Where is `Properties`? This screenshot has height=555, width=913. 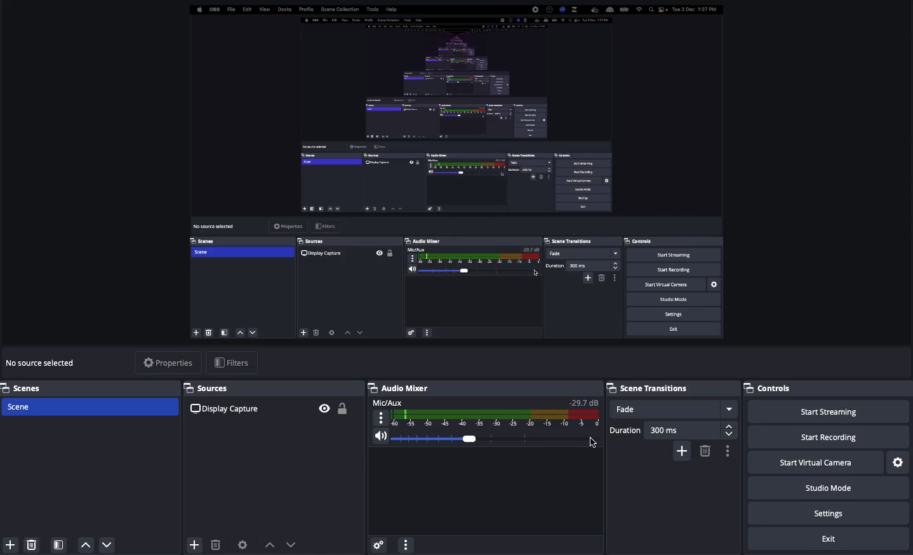
Properties is located at coordinates (168, 362).